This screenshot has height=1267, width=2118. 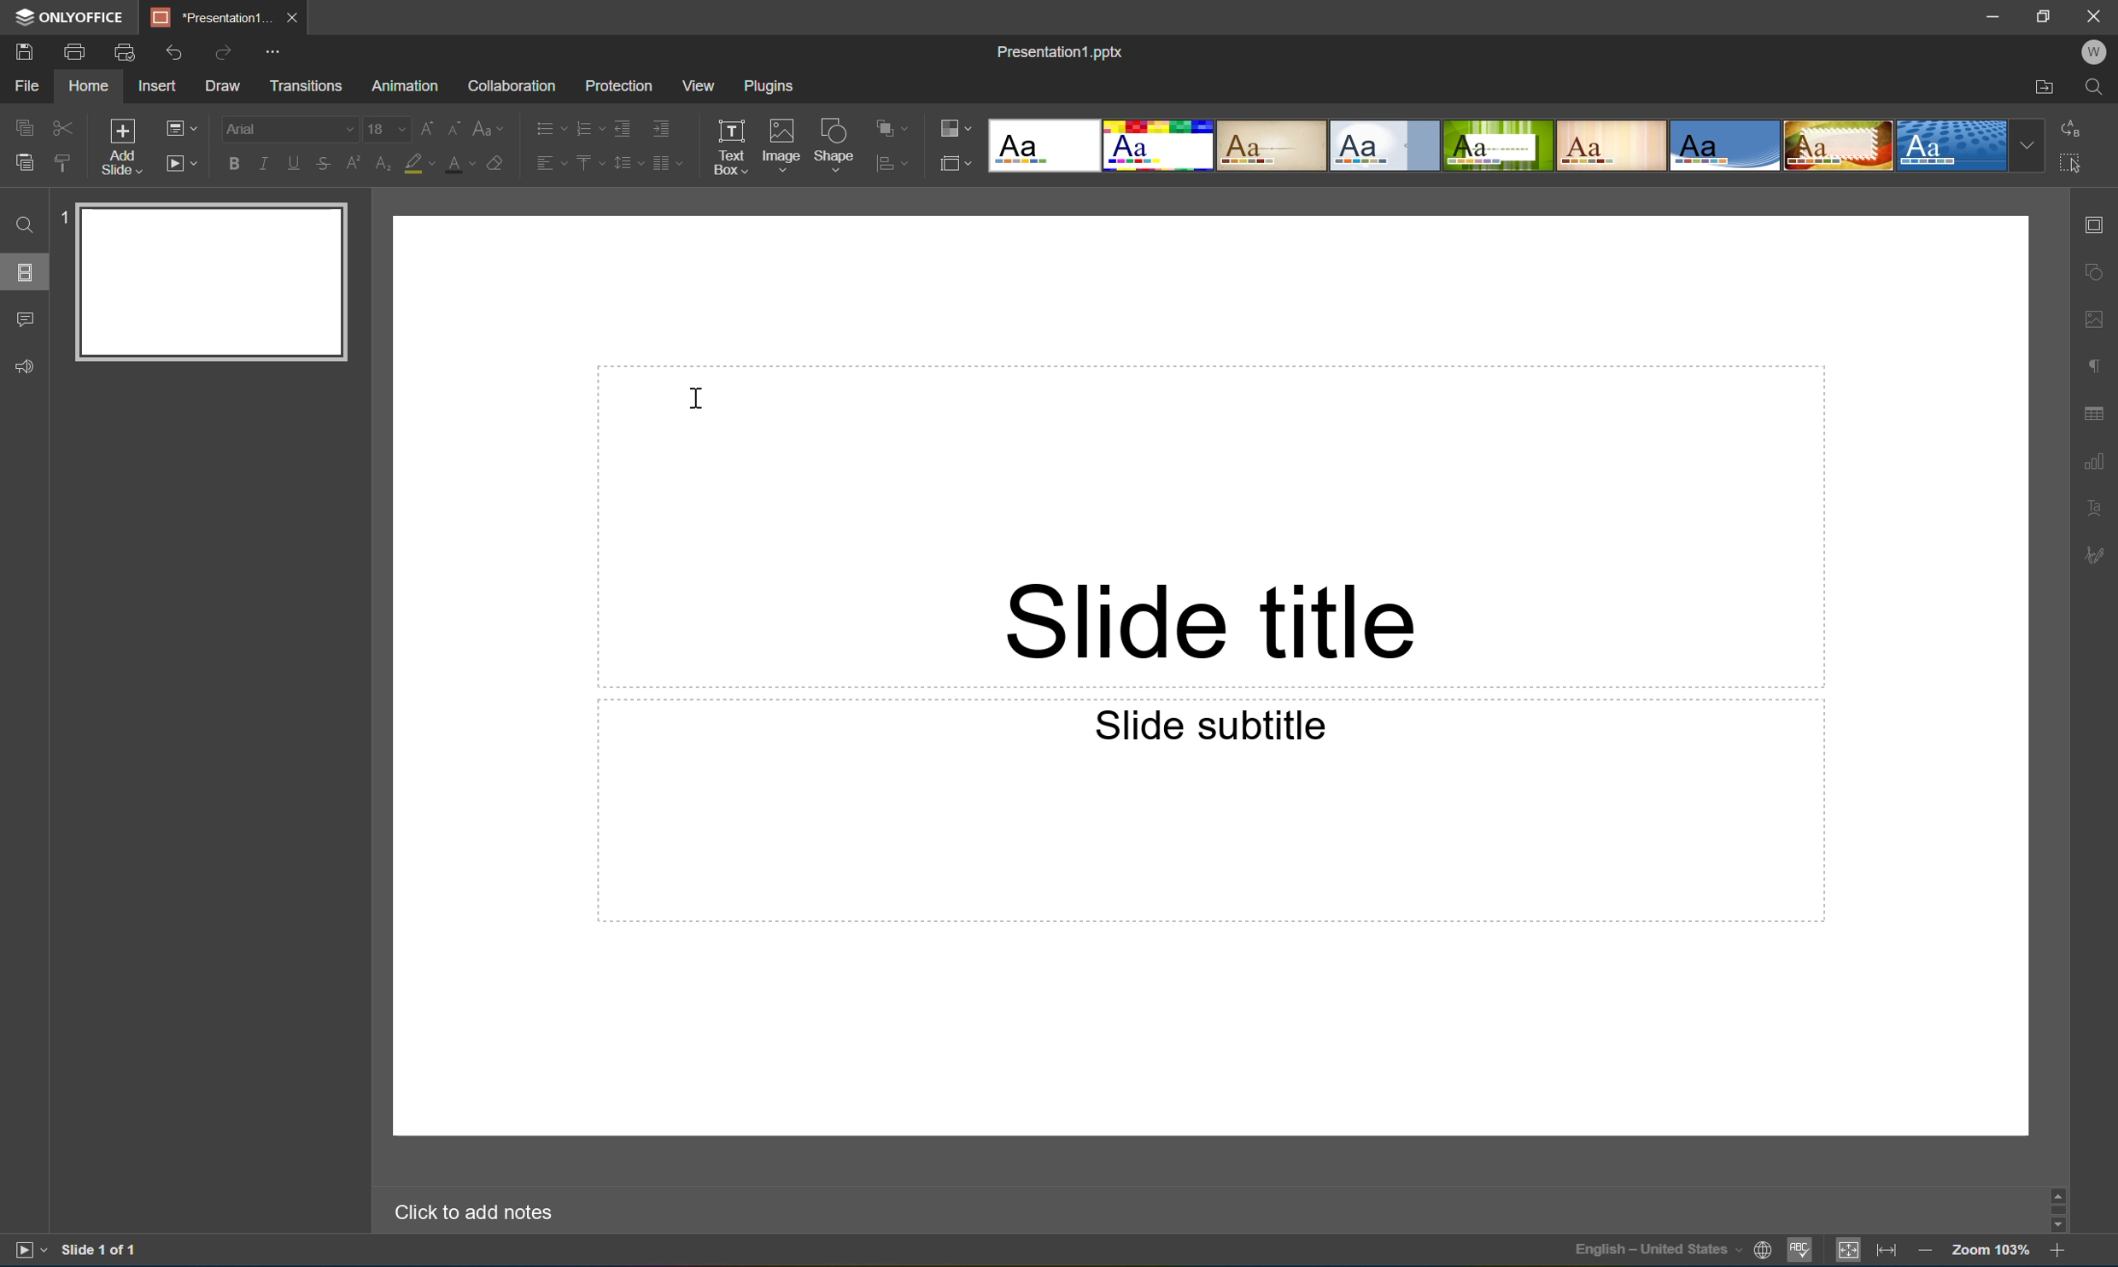 I want to click on Open file location, so click(x=2047, y=87).